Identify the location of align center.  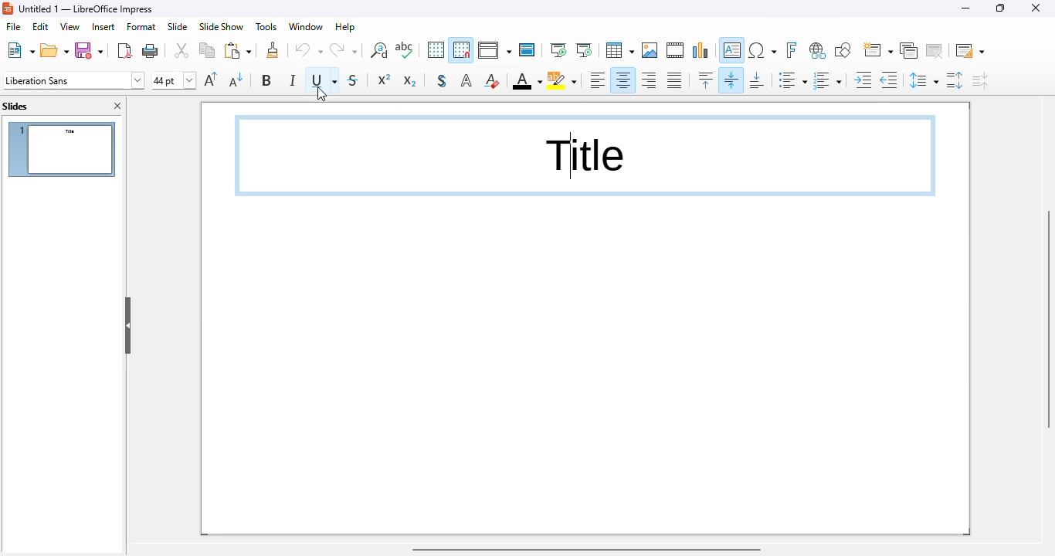
(623, 80).